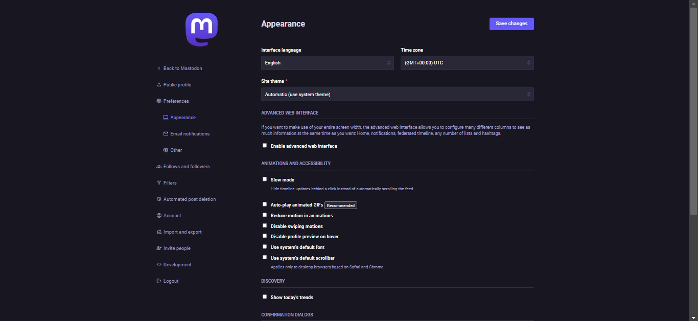 This screenshot has height=321, width=698. I want to click on use system's default font, so click(302, 247).